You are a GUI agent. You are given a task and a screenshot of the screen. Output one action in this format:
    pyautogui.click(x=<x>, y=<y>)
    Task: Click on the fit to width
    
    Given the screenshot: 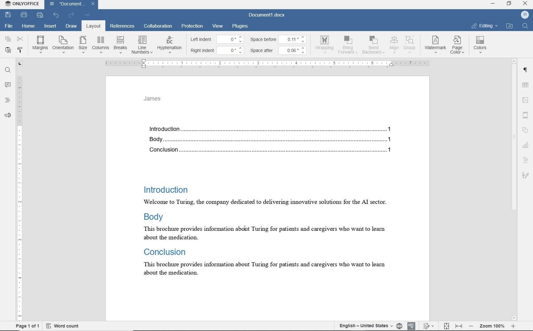 What is the action you would take?
    pyautogui.click(x=459, y=326)
    